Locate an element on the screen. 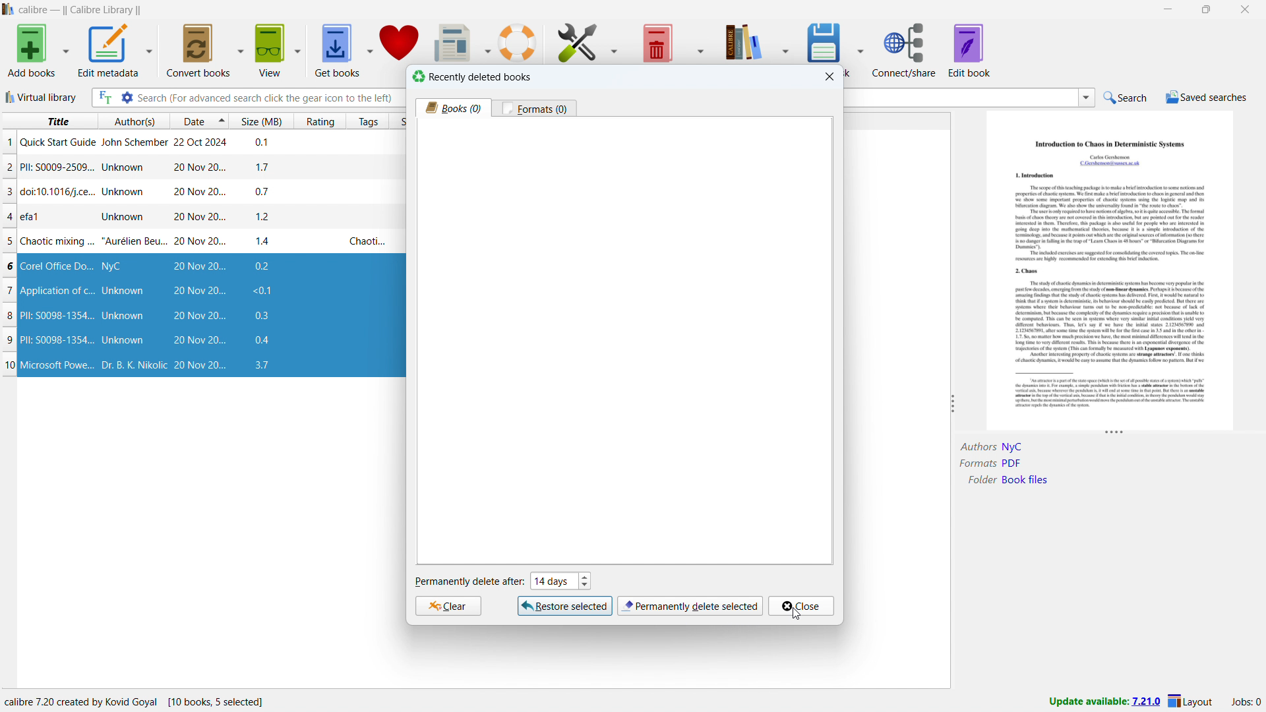  program information is located at coordinates (146, 701).